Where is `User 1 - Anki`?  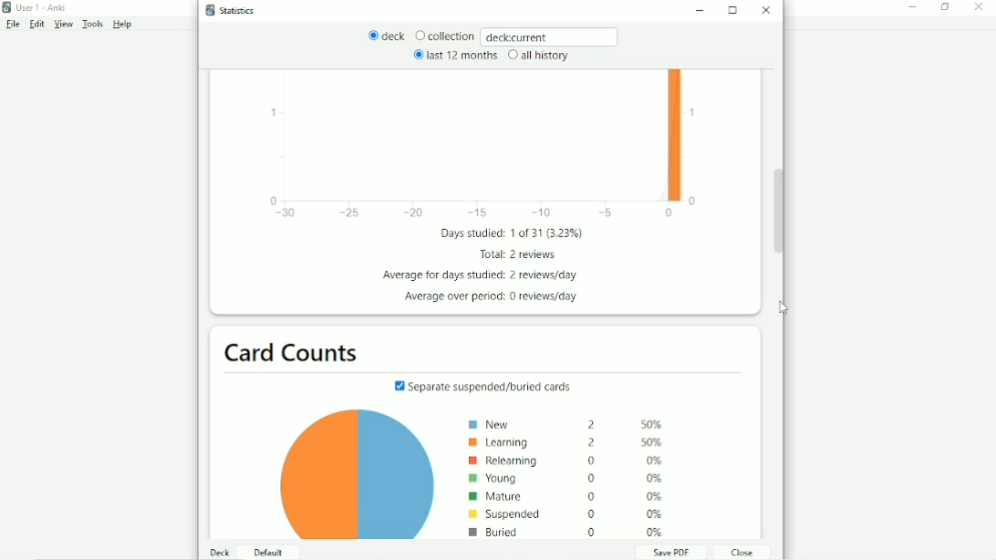 User 1 - Anki is located at coordinates (41, 7).